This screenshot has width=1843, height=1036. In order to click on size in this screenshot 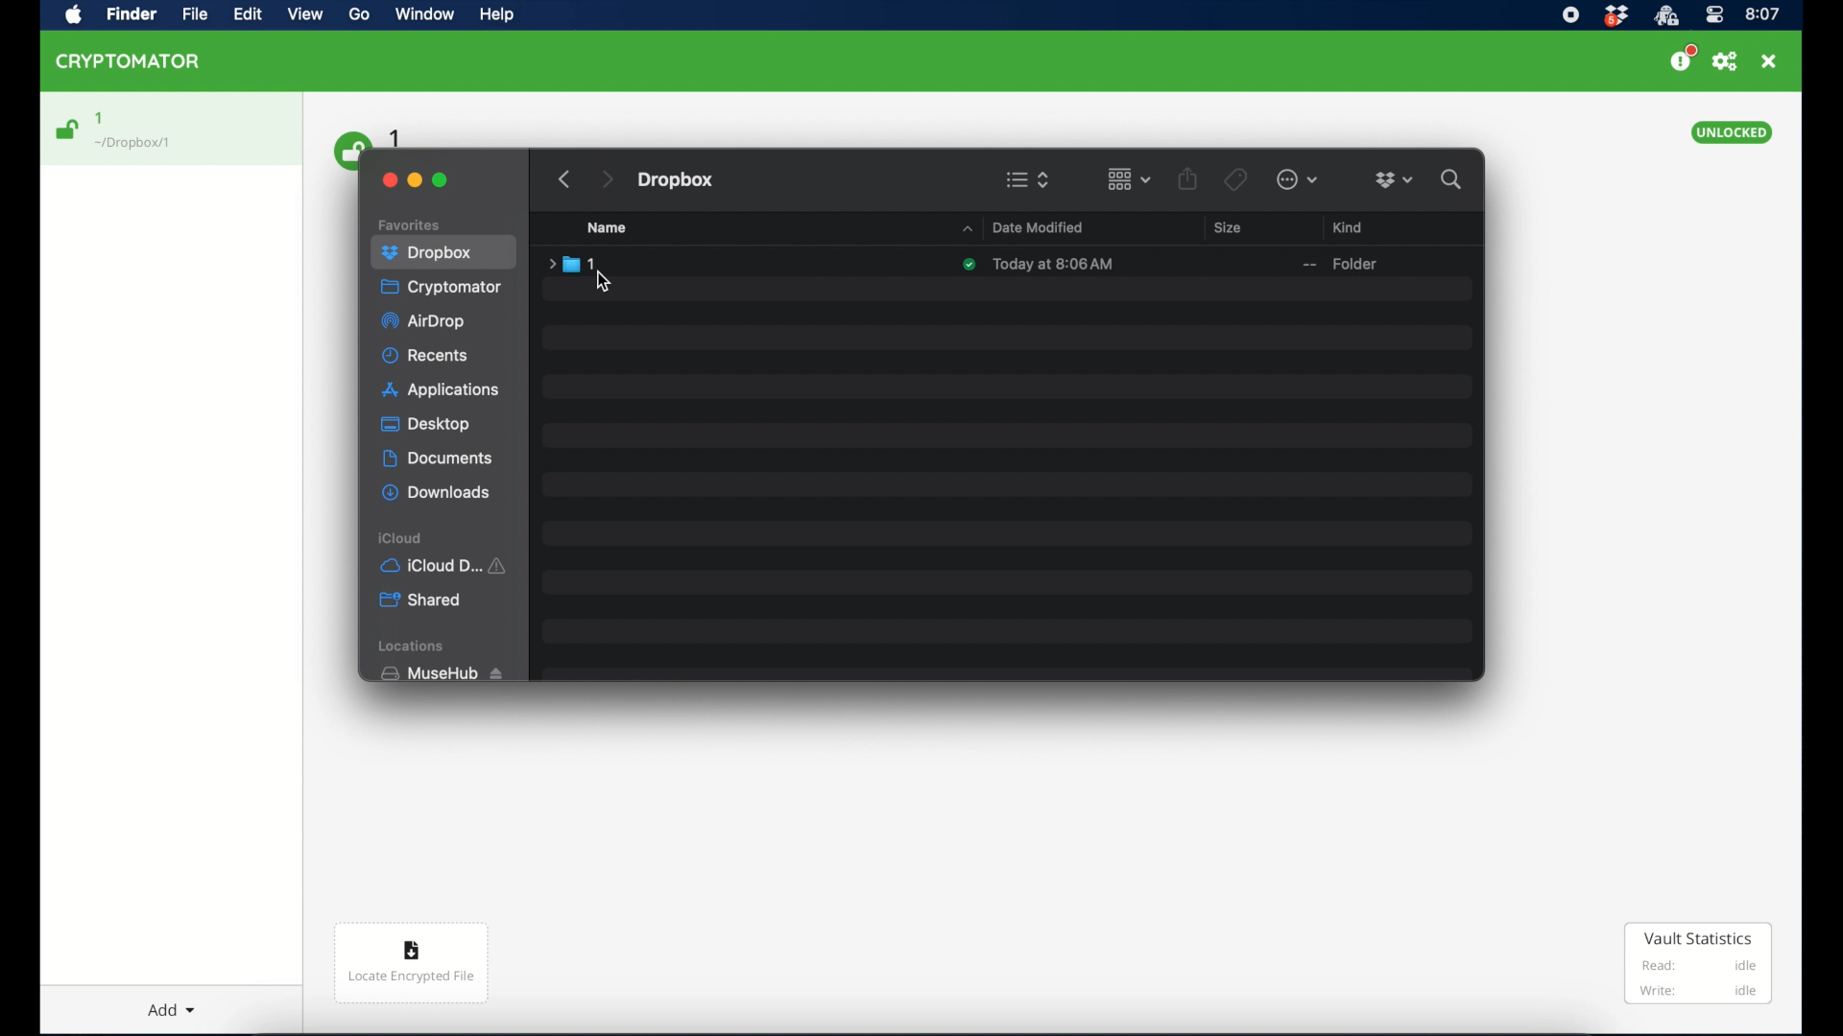, I will do `click(1230, 226)`.